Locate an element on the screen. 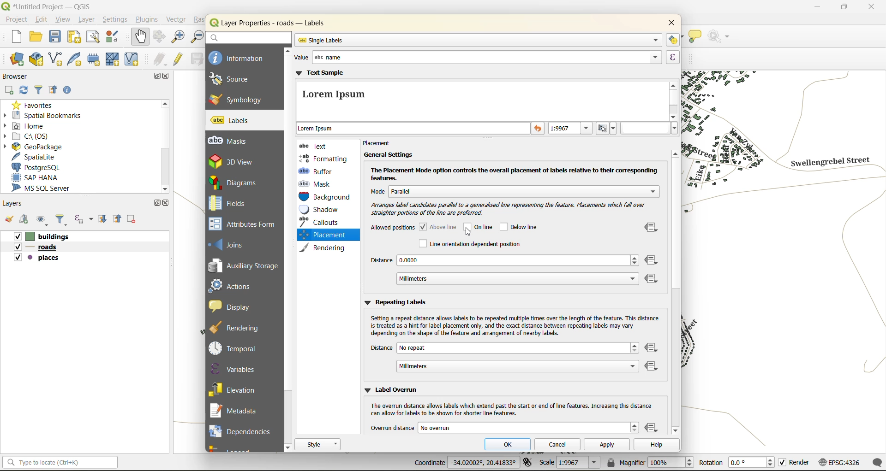  pan to selection is located at coordinates (160, 37).